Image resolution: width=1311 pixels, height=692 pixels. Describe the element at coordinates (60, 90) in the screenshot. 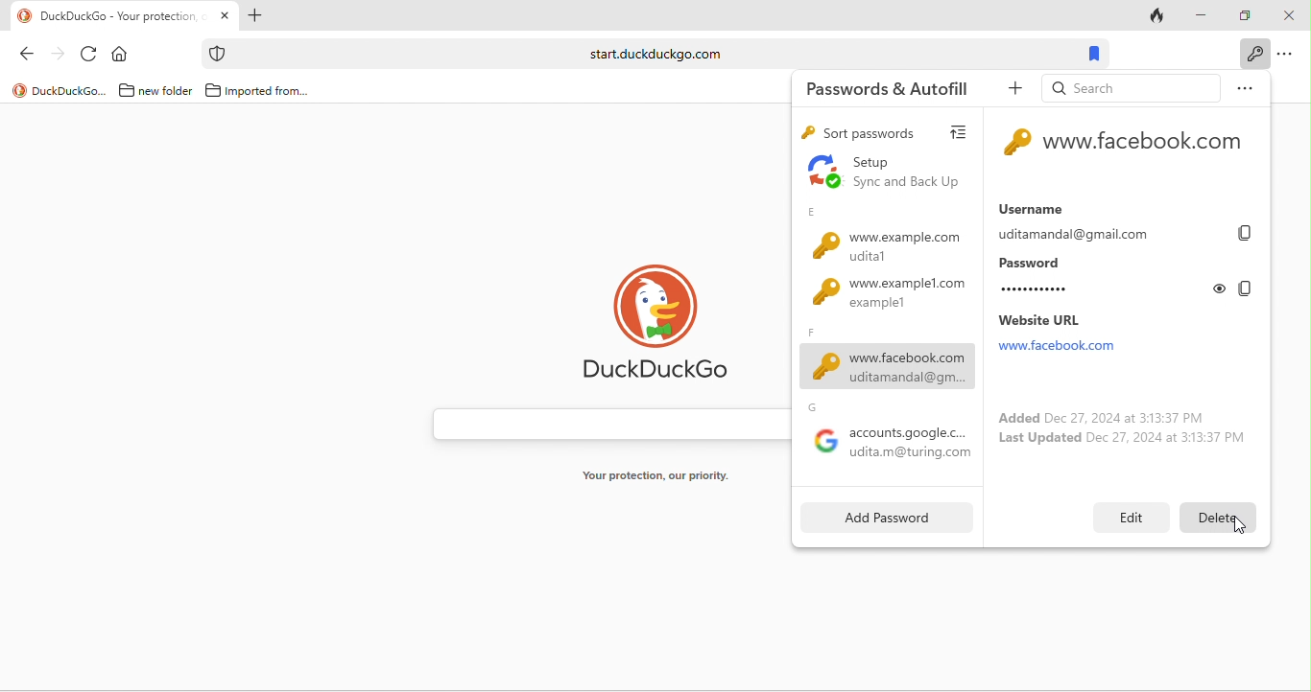

I see `duckduckgo...` at that location.